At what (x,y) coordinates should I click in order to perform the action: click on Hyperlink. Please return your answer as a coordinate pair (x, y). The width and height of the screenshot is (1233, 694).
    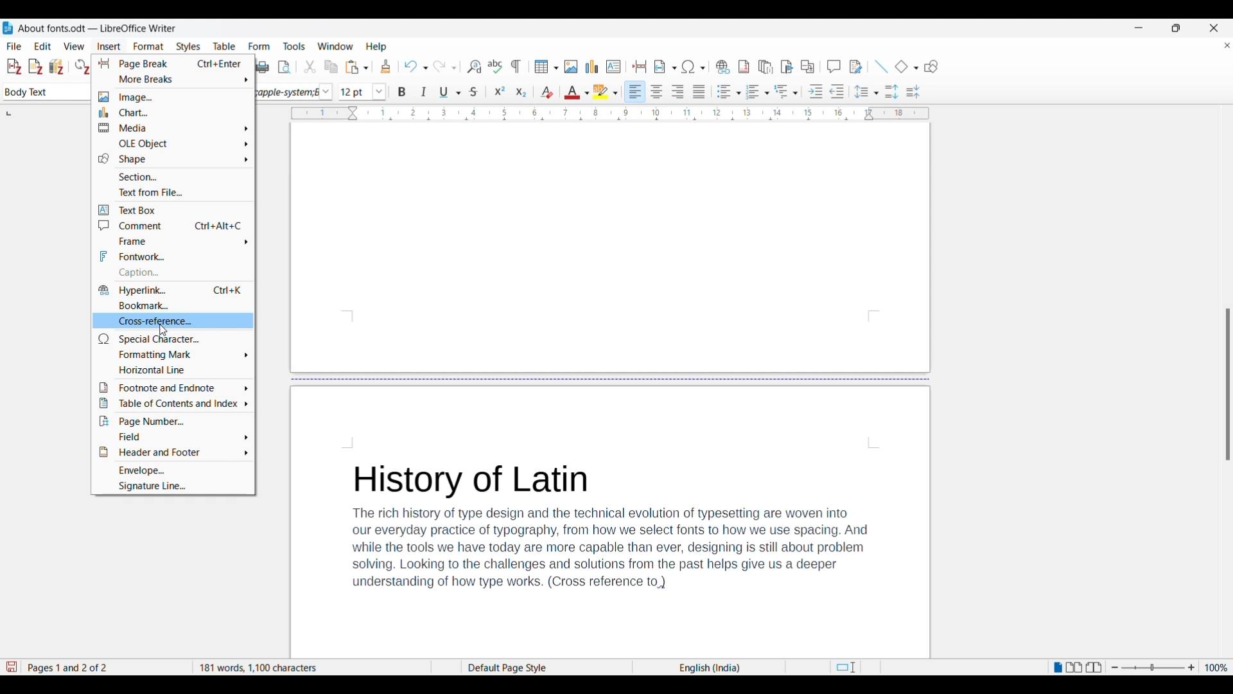
    Looking at the image, I should click on (173, 290).